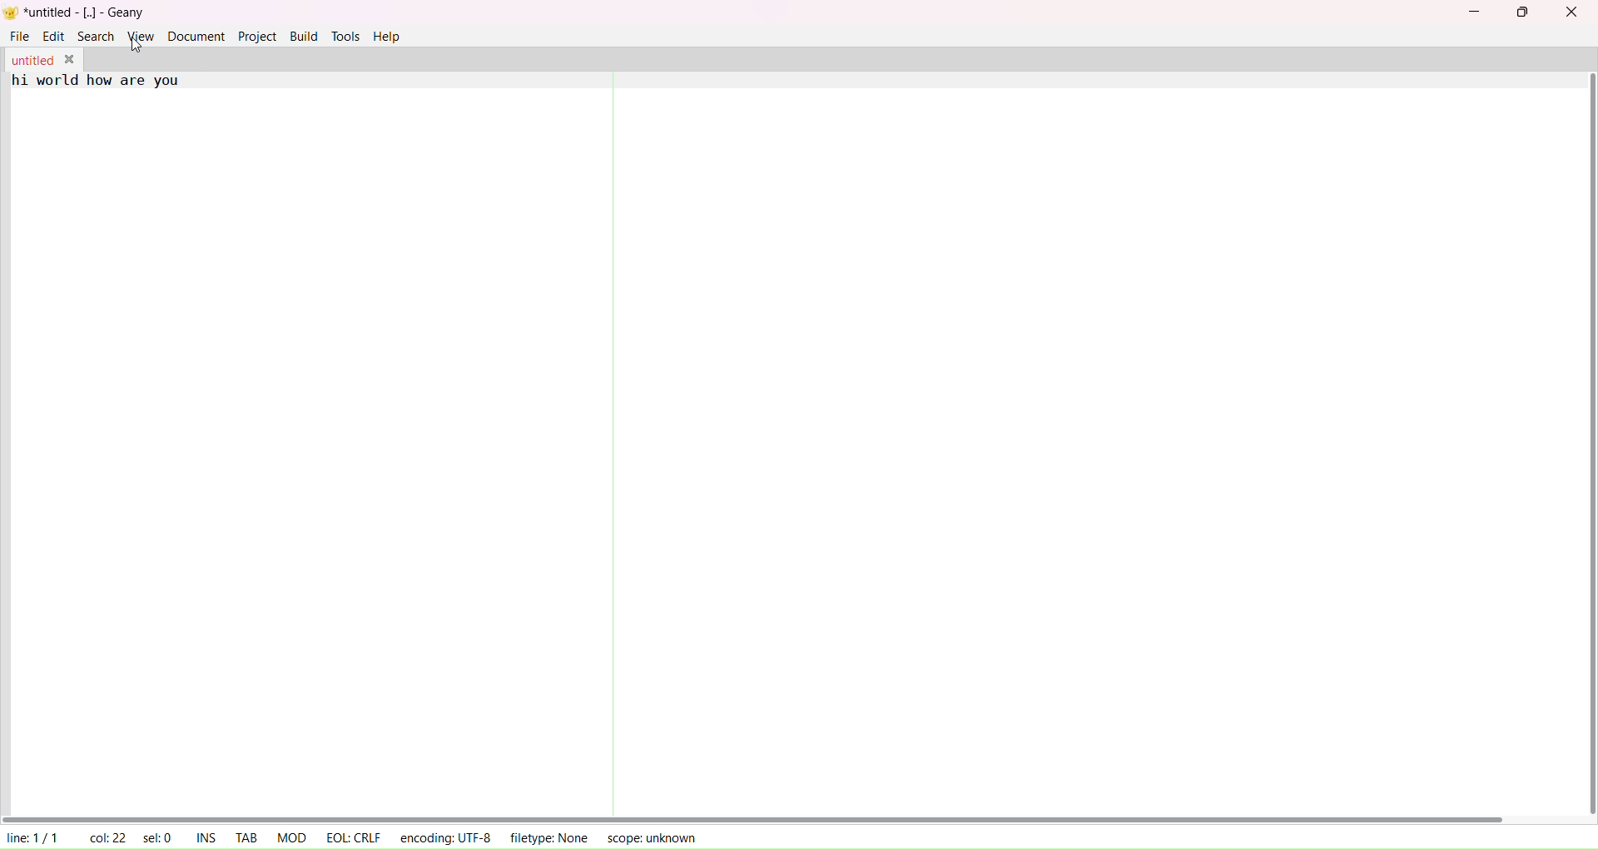 This screenshot has height=849, width=1598. What do you see at coordinates (207, 836) in the screenshot?
I see `ins` at bounding box center [207, 836].